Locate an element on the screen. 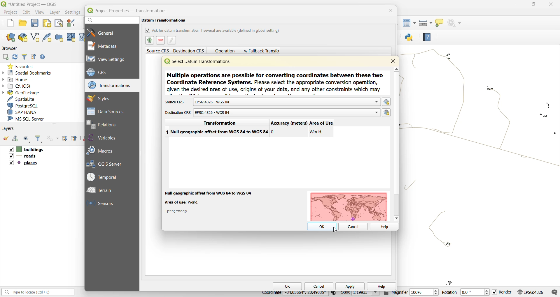  world is located at coordinates (317, 131).